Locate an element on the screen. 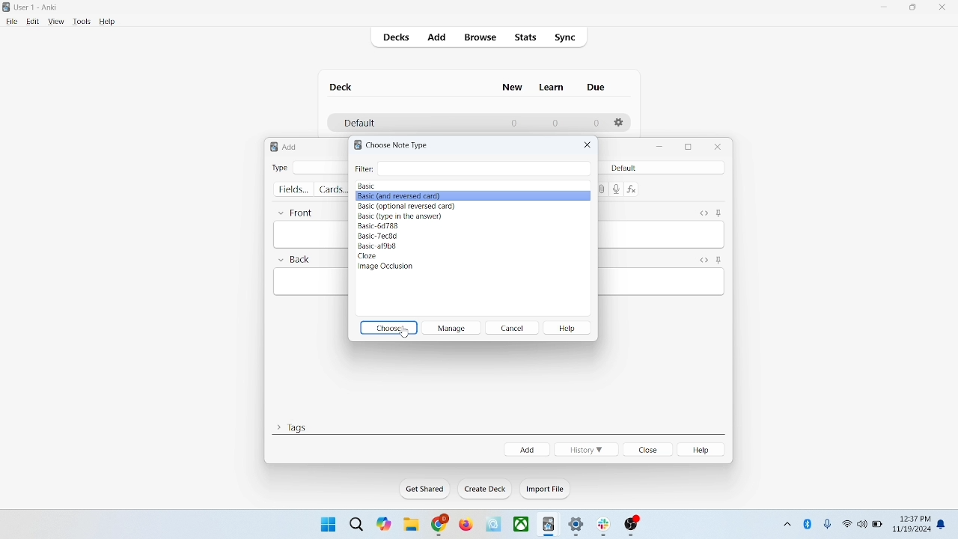  Filter is located at coordinates (474, 167).